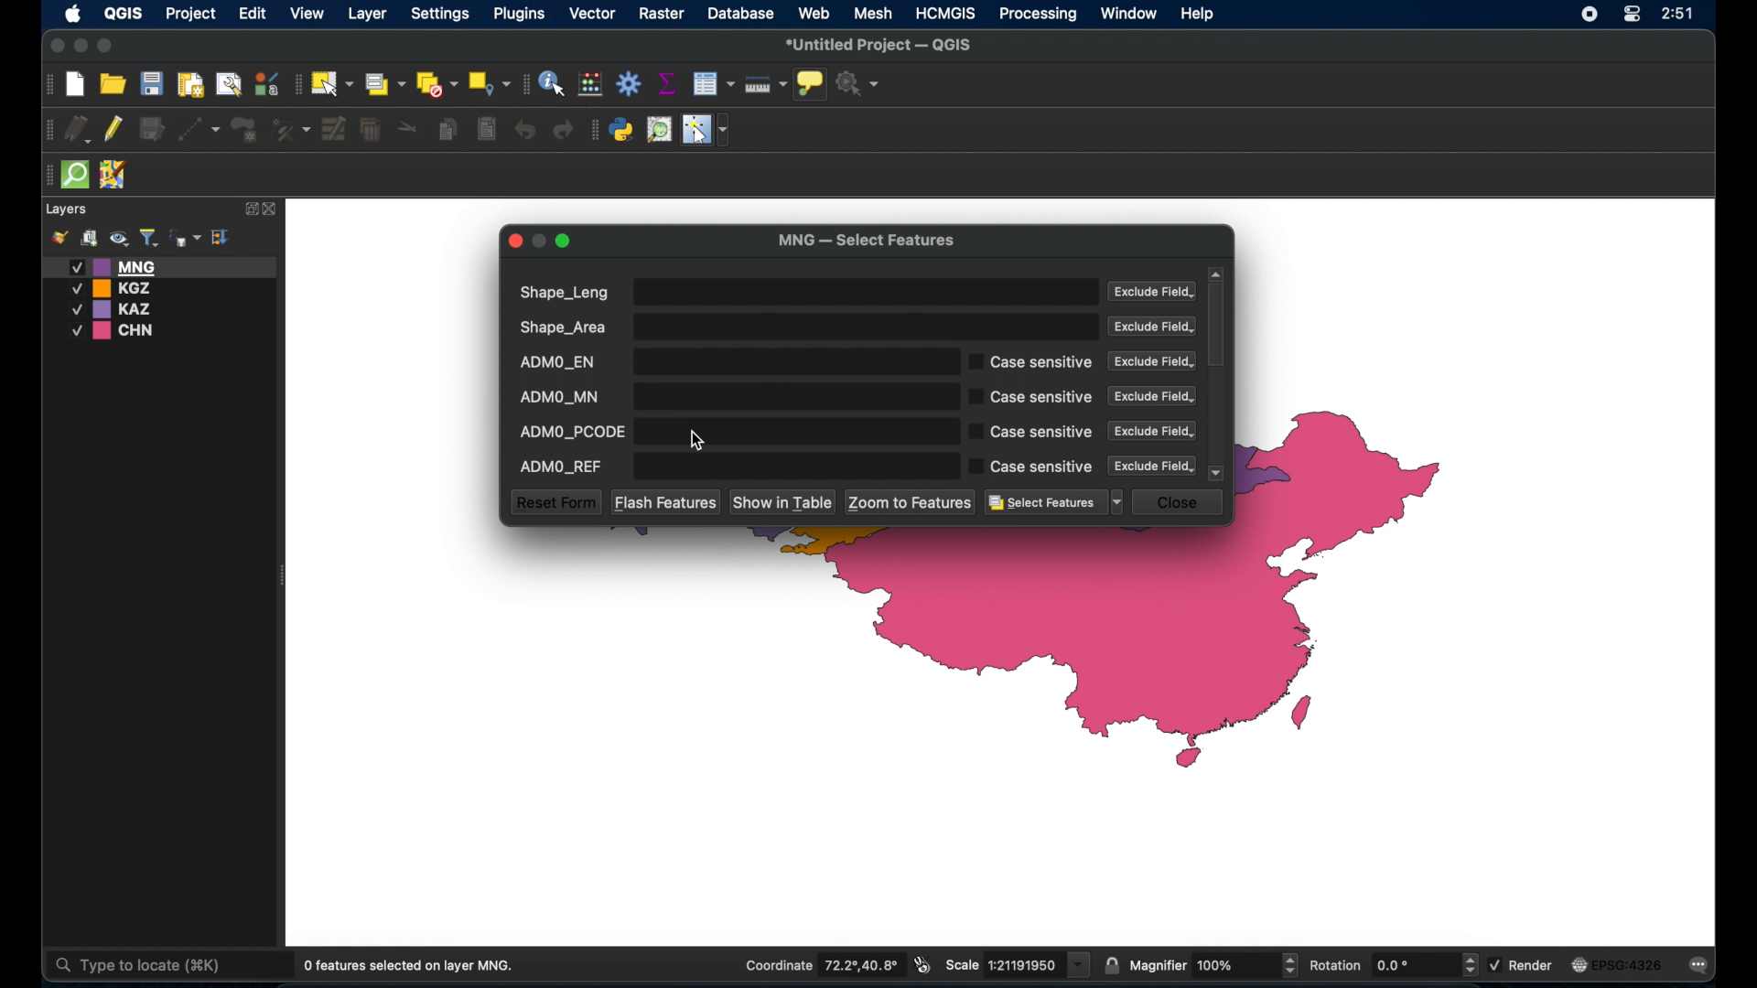  Describe the element at coordinates (523, 131) in the screenshot. I see `undo` at that location.